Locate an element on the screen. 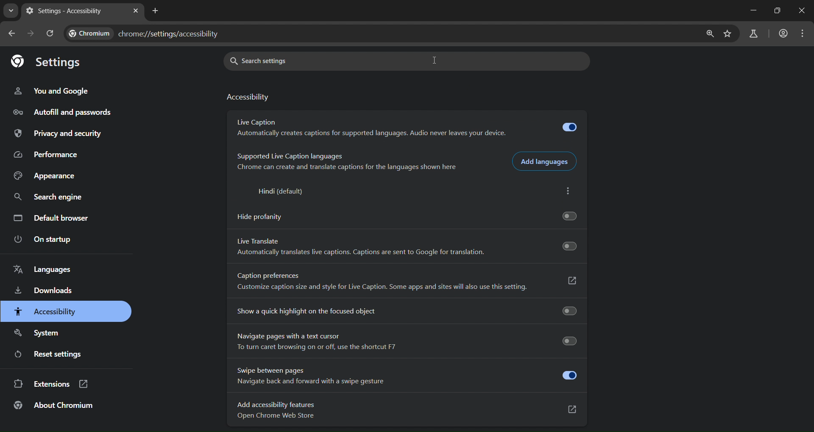  minimize is located at coordinates (752, 10).